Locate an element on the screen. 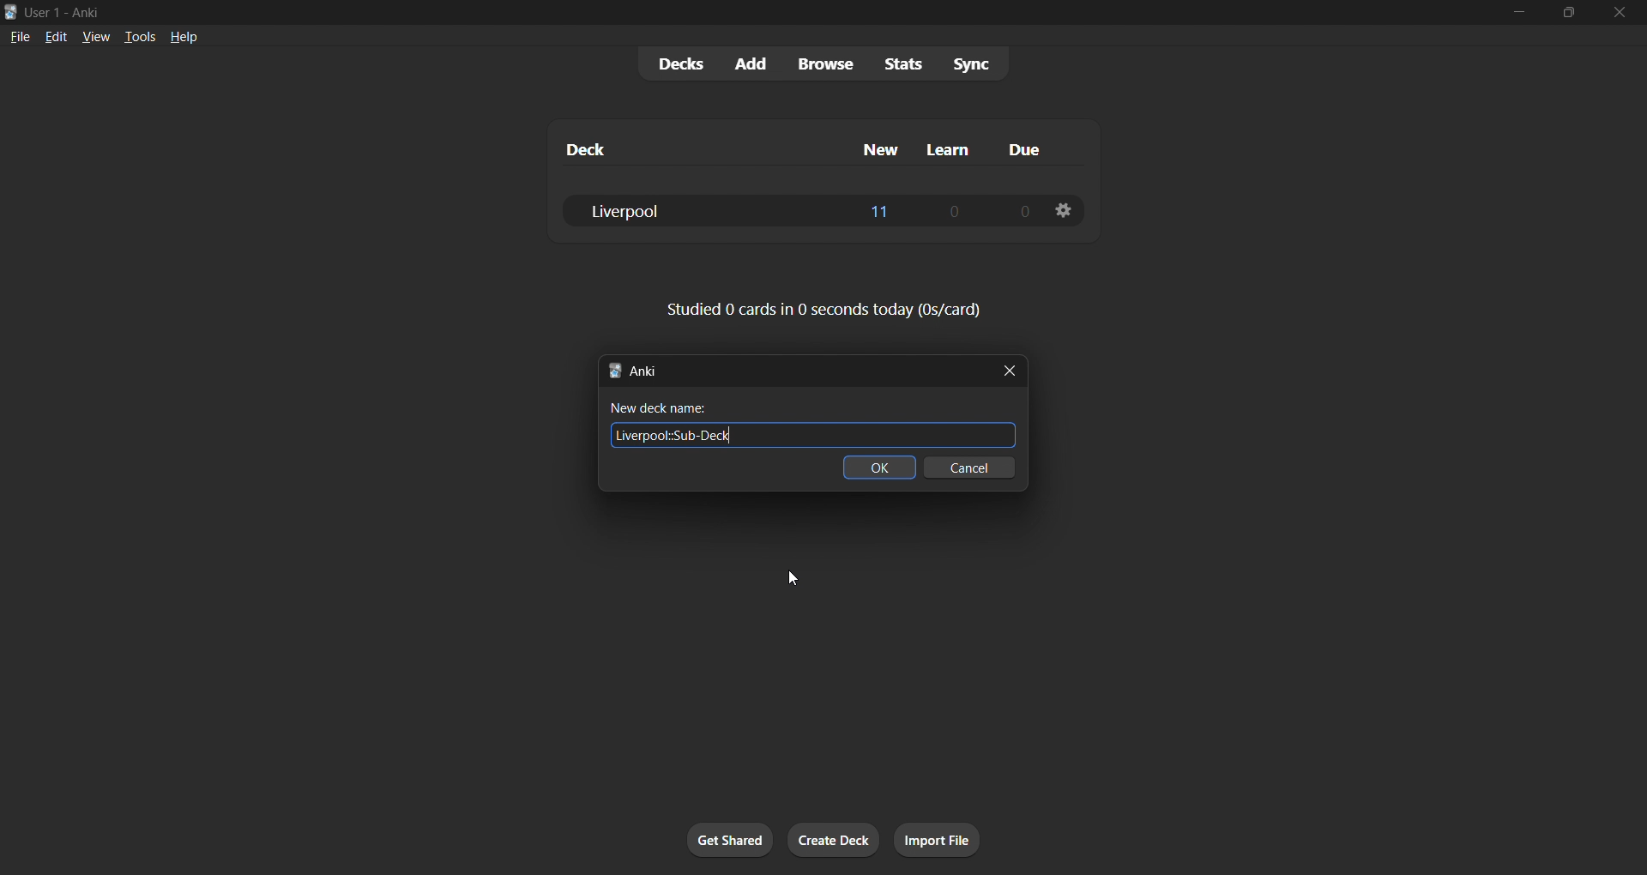  title bar is located at coordinates (709, 15).